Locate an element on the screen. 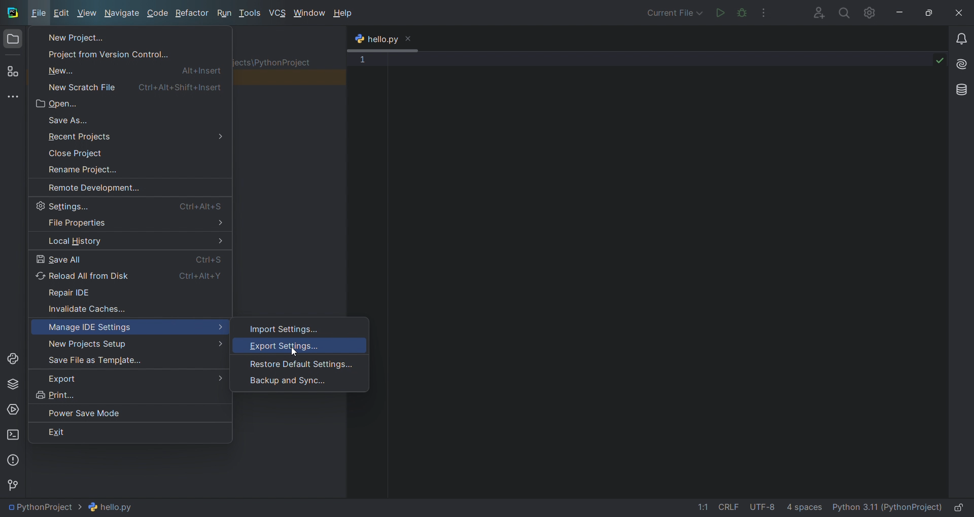 The height and width of the screenshot is (517, 974). invalidate cache is located at coordinates (130, 307).